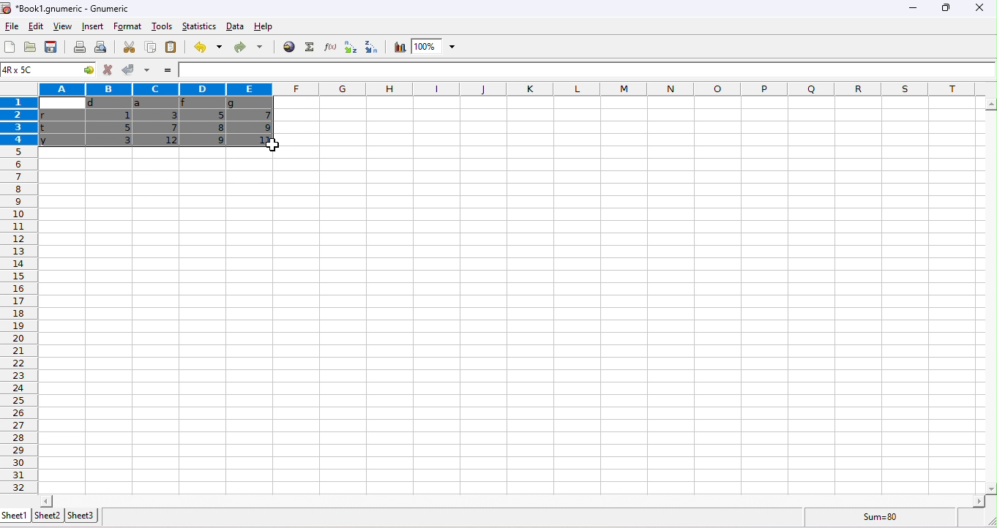 The height and width of the screenshot is (528, 997). Describe the element at coordinates (148, 69) in the screenshot. I see `accept multiple changes` at that location.